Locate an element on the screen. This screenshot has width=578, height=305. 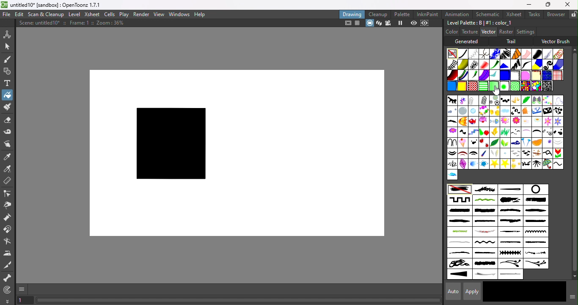
Dashes is located at coordinates (505, 53).